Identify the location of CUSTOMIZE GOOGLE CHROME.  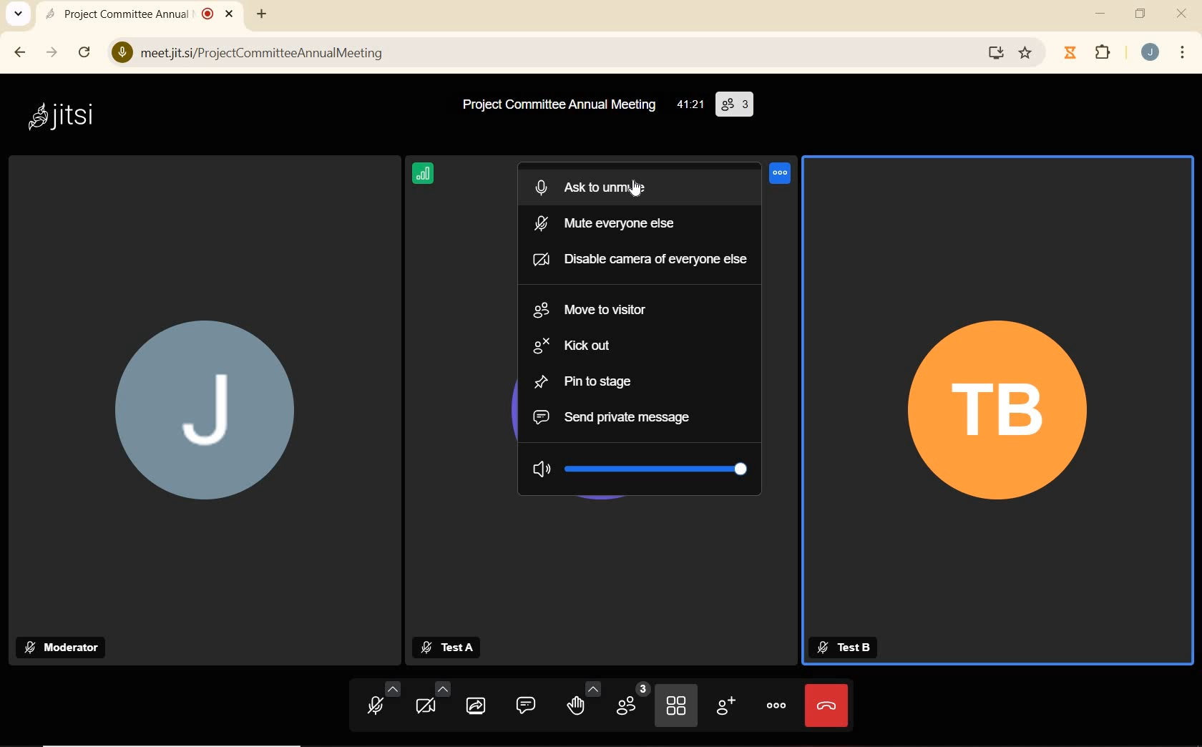
(1183, 54).